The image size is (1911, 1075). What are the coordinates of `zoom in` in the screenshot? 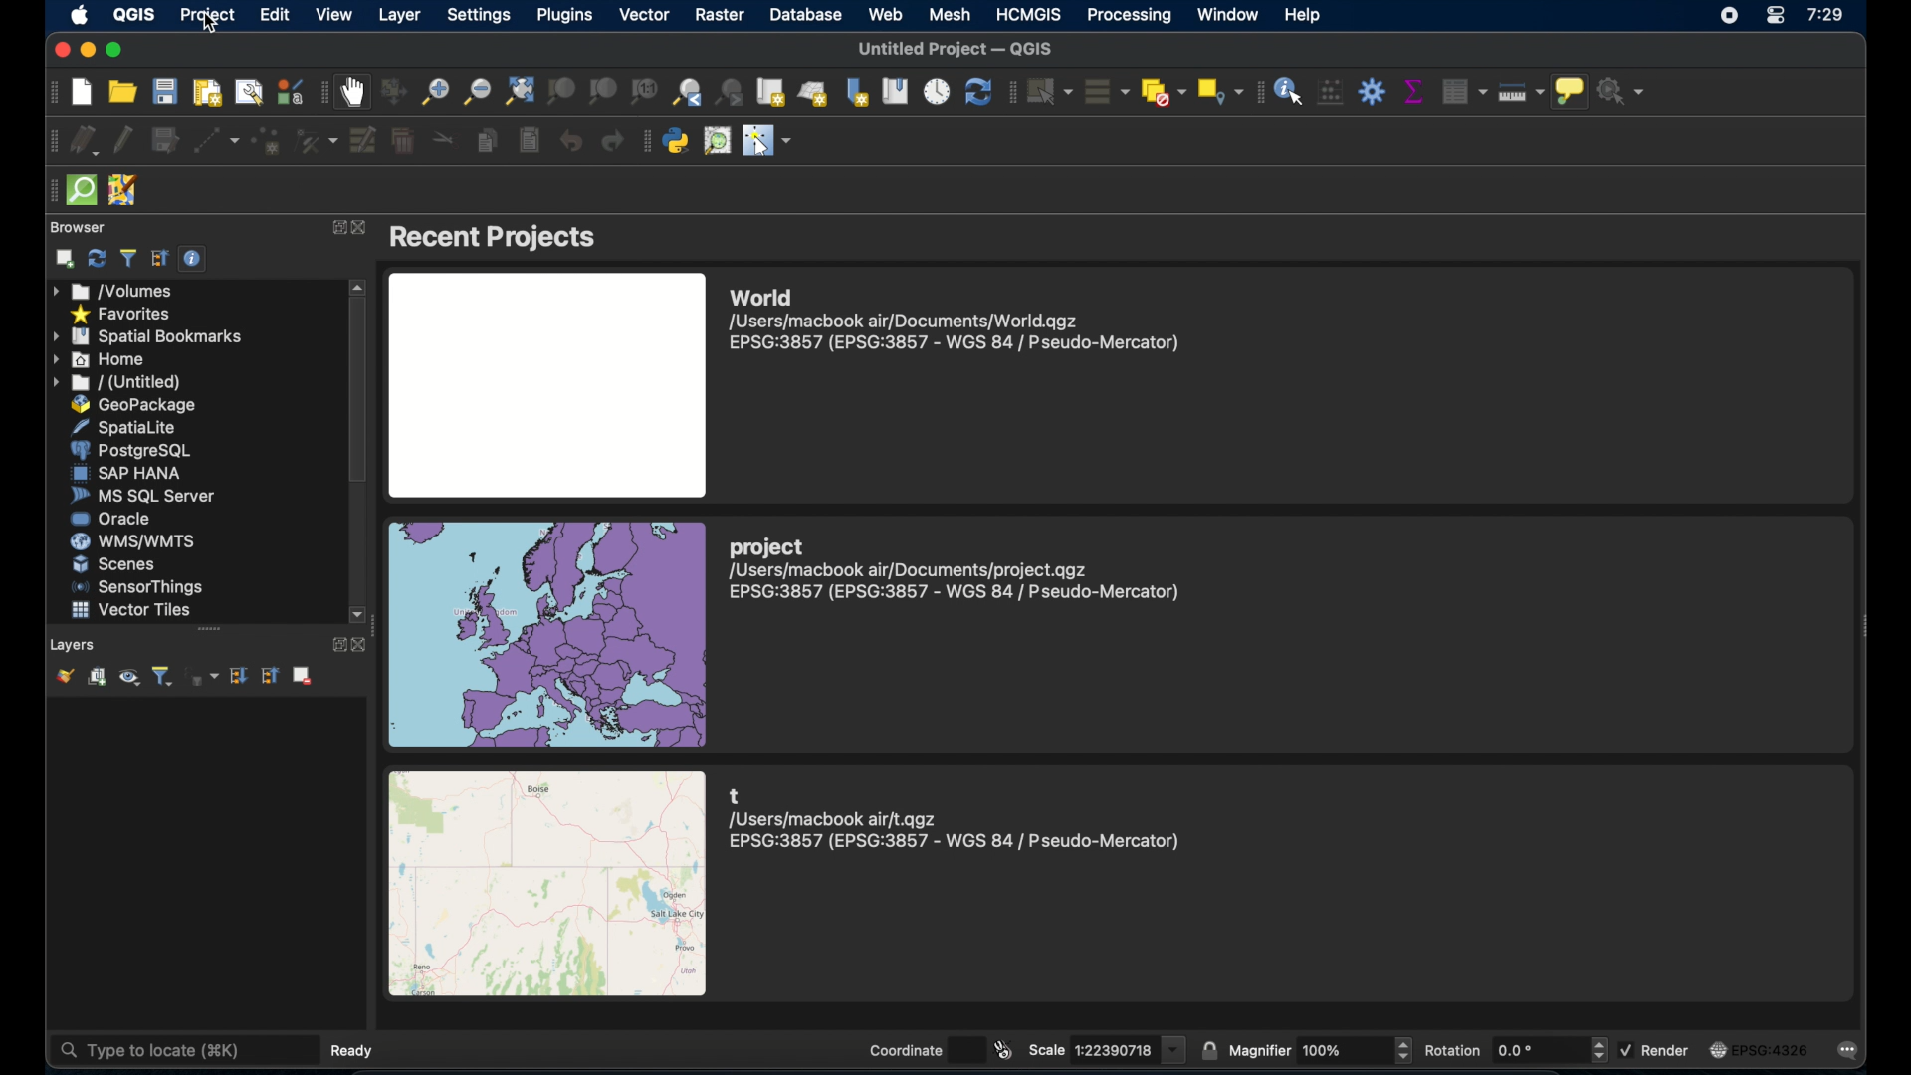 It's located at (432, 91).